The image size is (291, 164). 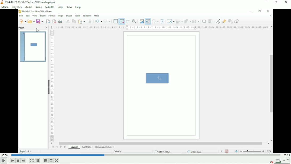 What do you see at coordinates (31, 2) in the screenshot?
I see `2024-12-23 13-38-37.mkv VLC media player` at bounding box center [31, 2].